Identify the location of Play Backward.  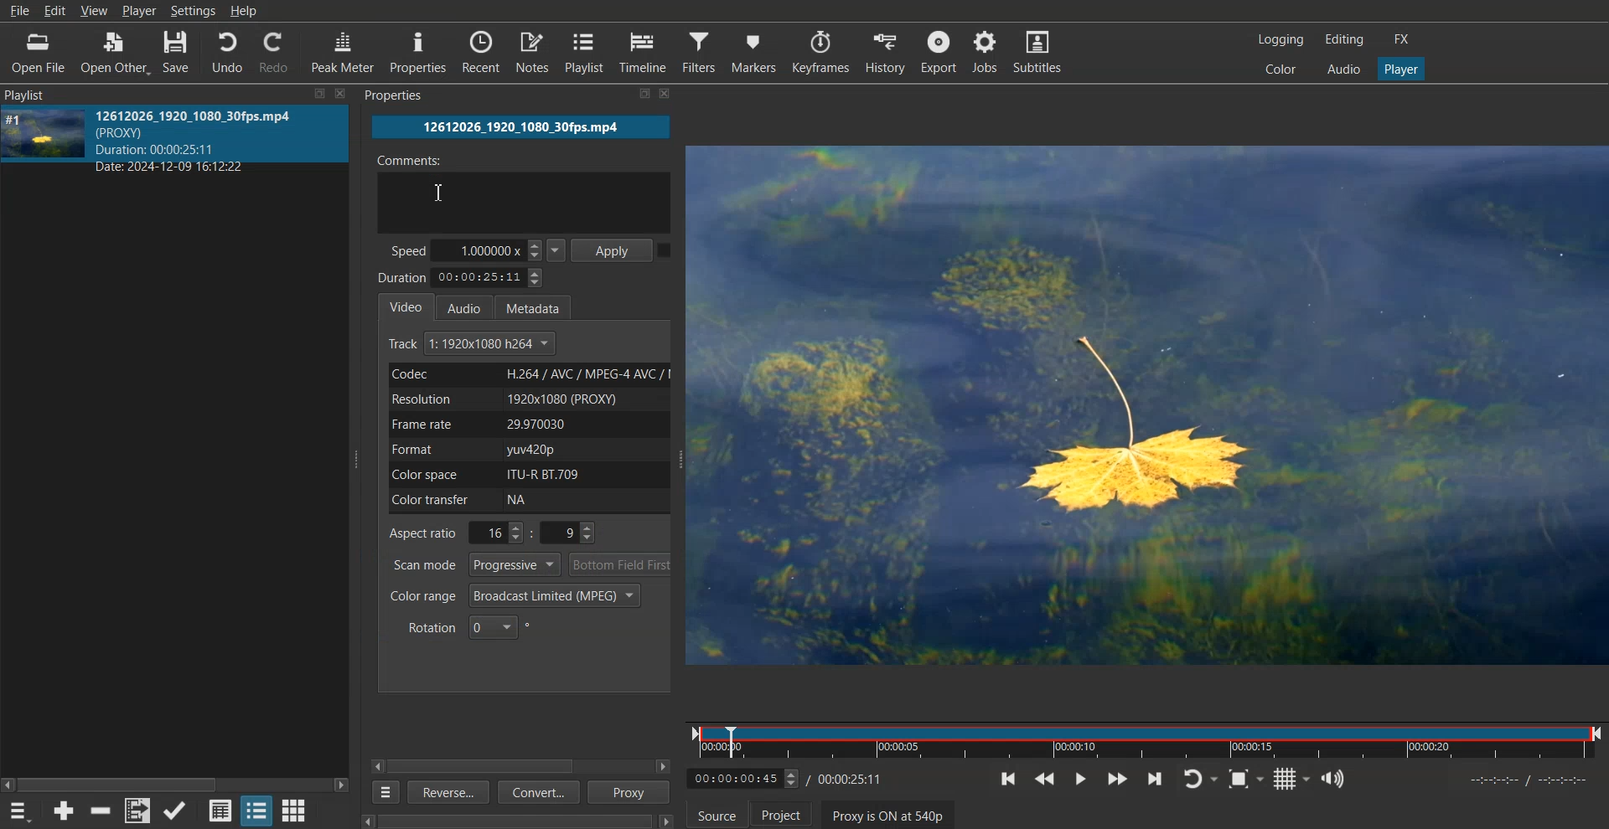
(1044, 779).